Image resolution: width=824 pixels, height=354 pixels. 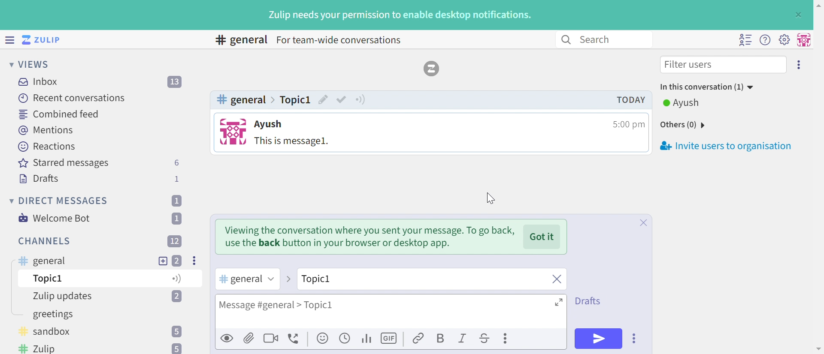 I want to click on Forward arrow, so click(x=288, y=279).